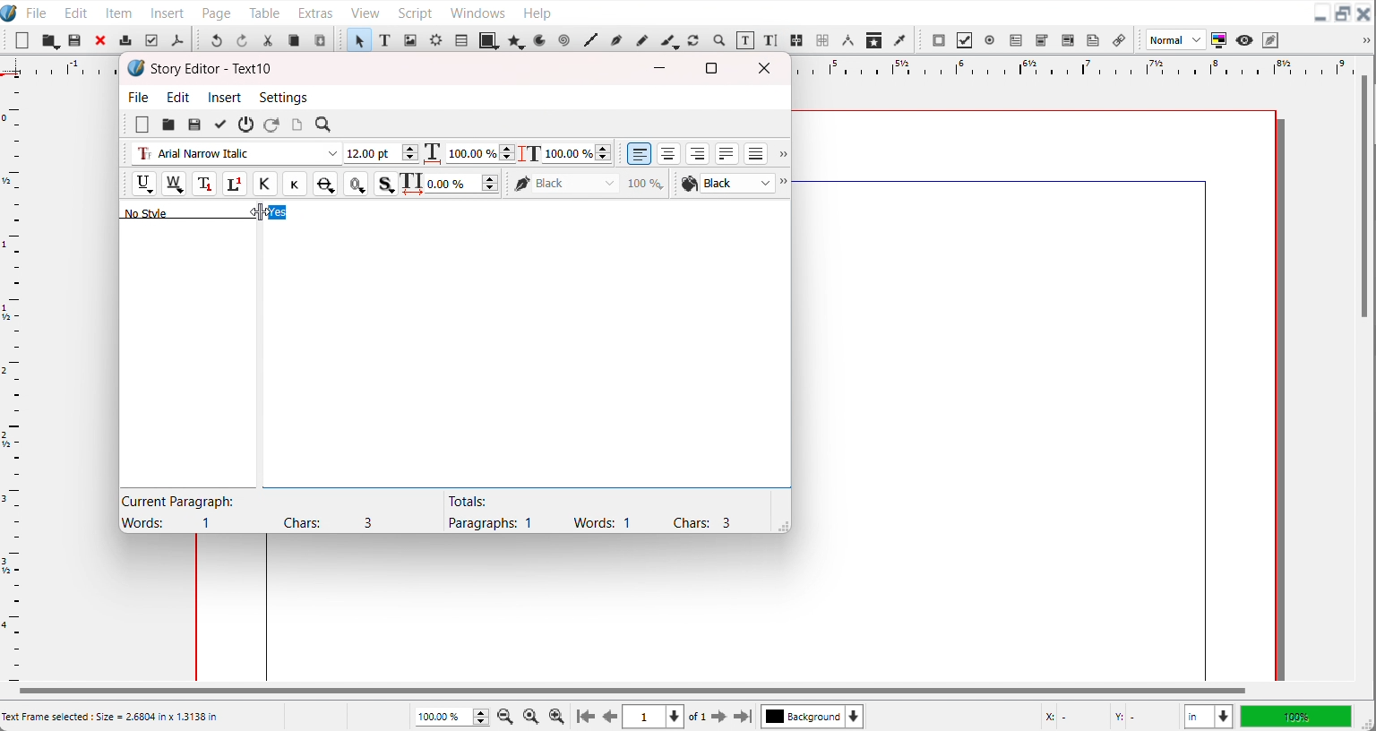  What do you see at coordinates (235, 154) in the screenshot?
I see `Font type` at bounding box center [235, 154].